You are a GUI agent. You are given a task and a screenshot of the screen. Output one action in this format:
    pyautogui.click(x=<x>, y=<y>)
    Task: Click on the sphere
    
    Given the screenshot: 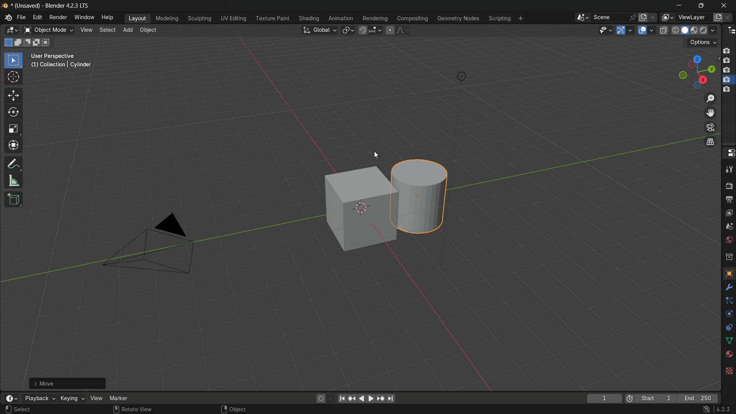 What is the action you would take?
    pyautogui.click(x=727, y=355)
    